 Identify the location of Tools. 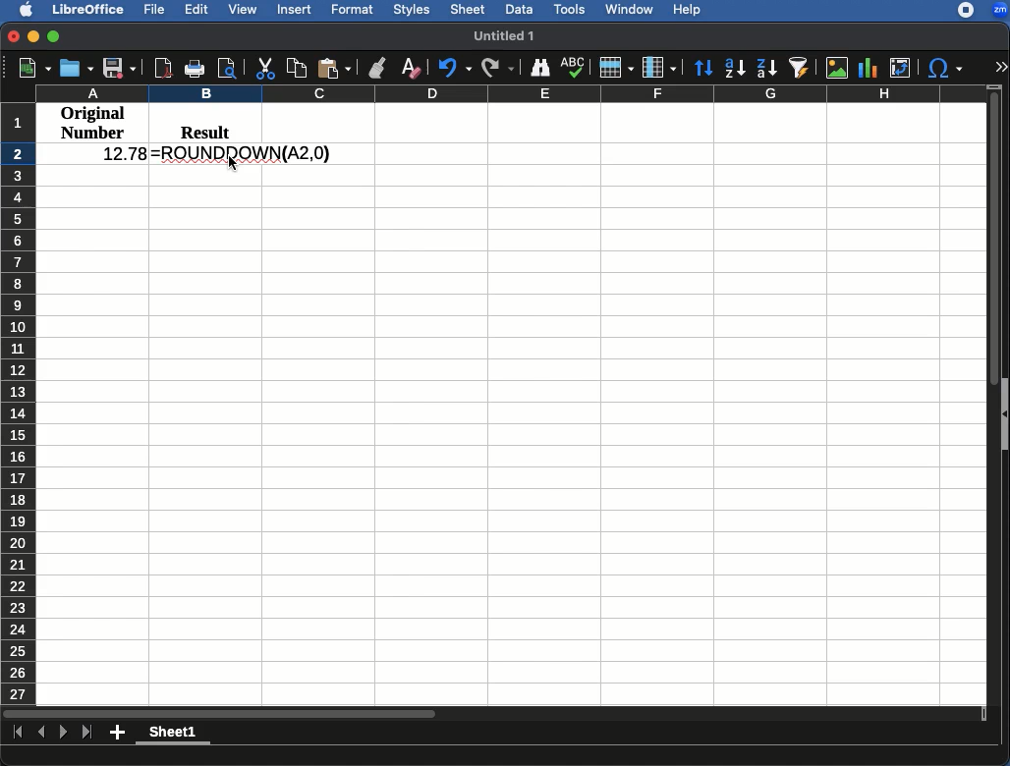
(570, 8).